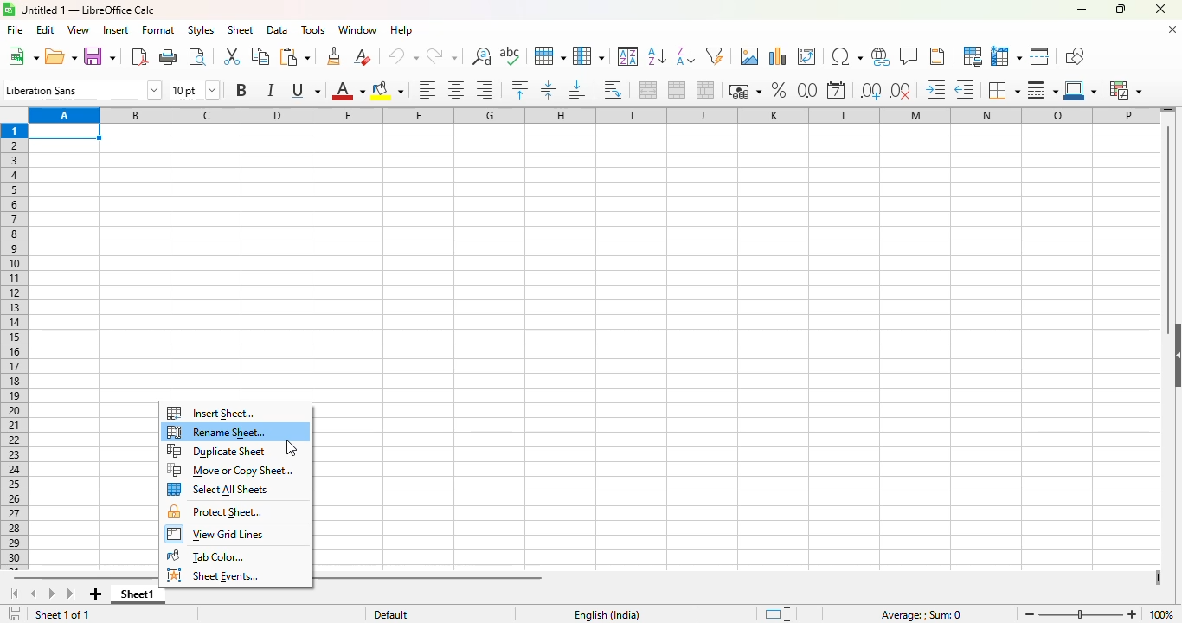 The height and width of the screenshot is (623, 1182). I want to click on edit, so click(46, 29).